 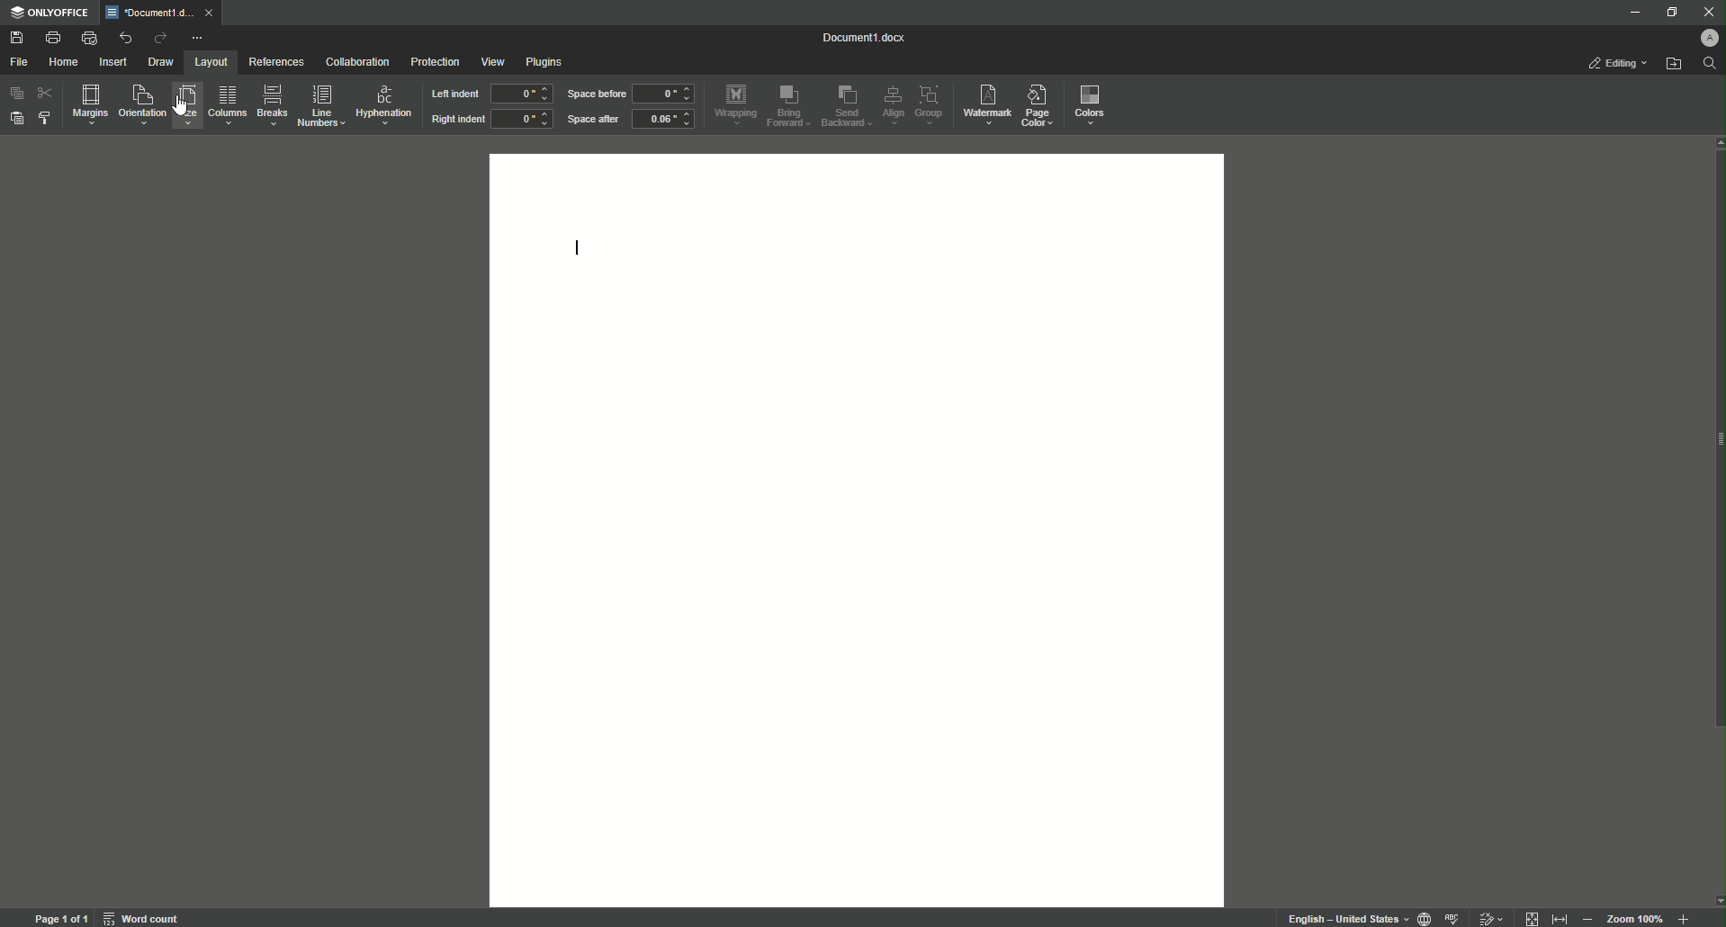 What do you see at coordinates (1092, 105) in the screenshot?
I see `Colors` at bounding box center [1092, 105].